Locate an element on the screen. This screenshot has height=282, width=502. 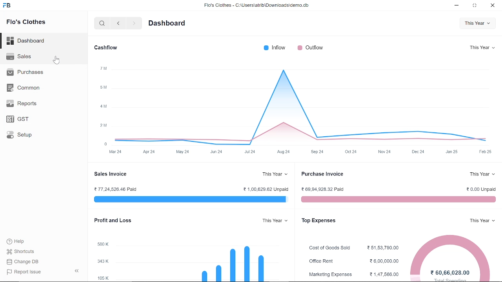
cursor is located at coordinates (56, 60).